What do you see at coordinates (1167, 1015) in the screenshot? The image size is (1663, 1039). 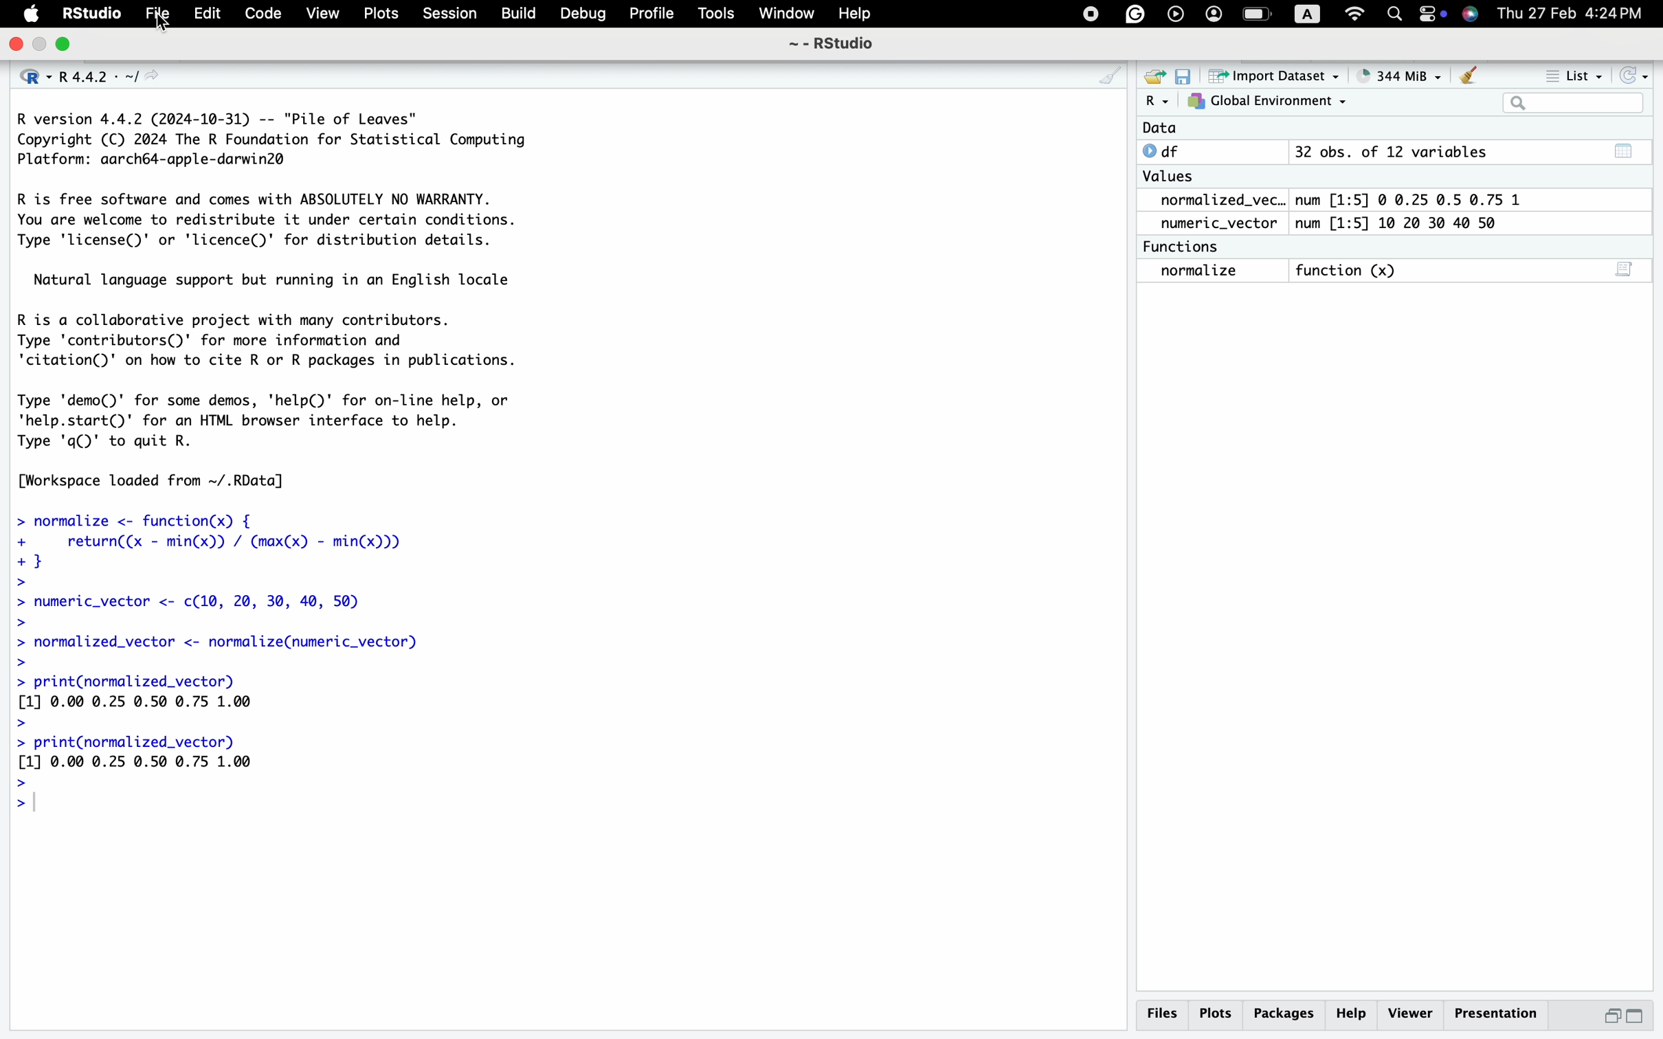 I see `Files` at bounding box center [1167, 1015].